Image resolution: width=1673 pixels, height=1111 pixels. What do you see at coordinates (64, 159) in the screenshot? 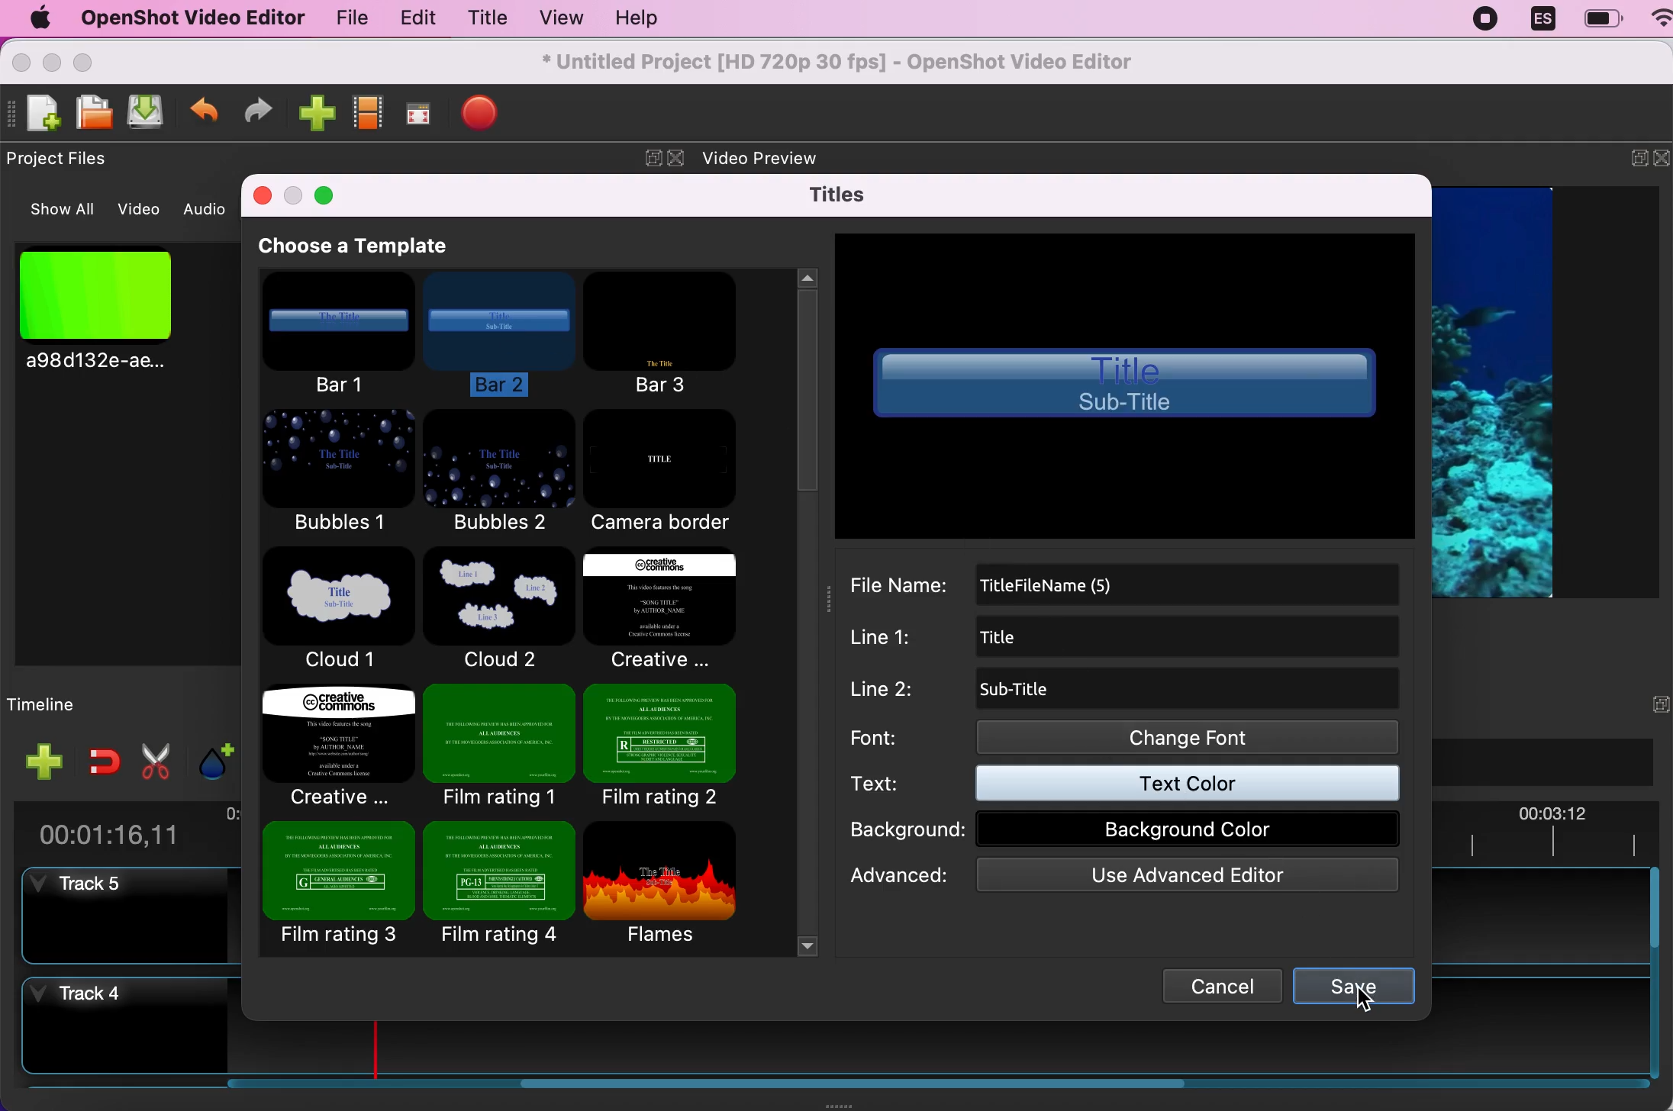
I see `project files` at bounding box center [64, 159].